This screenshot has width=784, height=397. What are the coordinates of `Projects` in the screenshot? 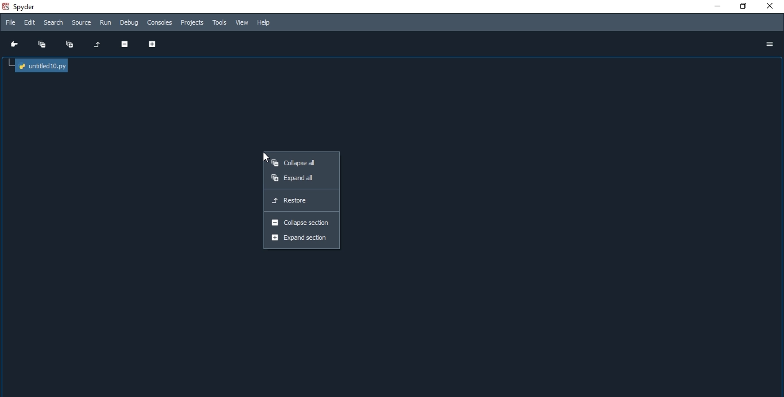 It's located at (192, 23).